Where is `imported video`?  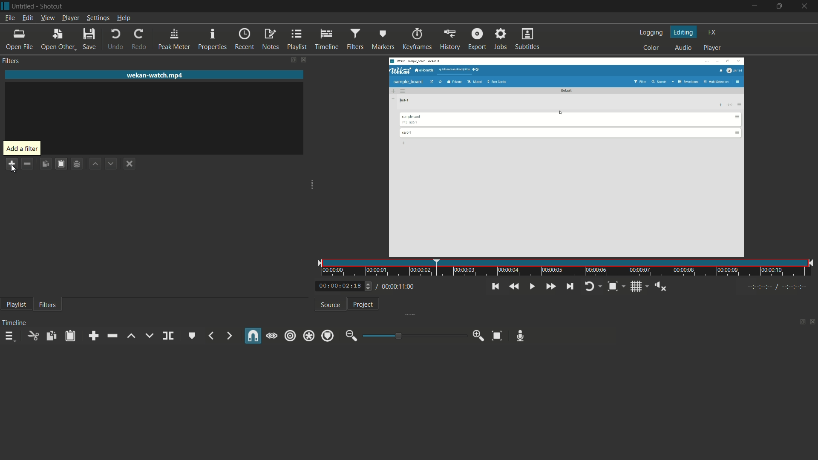
imported video is located at coordinates (568, 157).